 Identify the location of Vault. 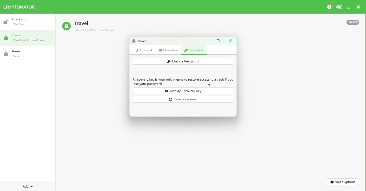
(88, 27).